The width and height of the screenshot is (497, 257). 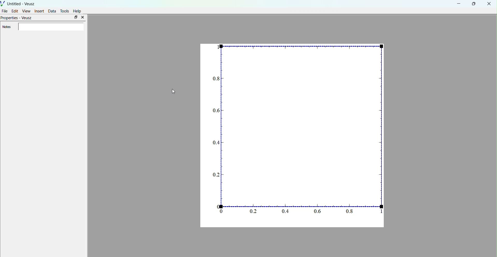 What do you see at coordinates (293, 135) in the screenshot?
I see `graphs` at bounding box center [293, 135].